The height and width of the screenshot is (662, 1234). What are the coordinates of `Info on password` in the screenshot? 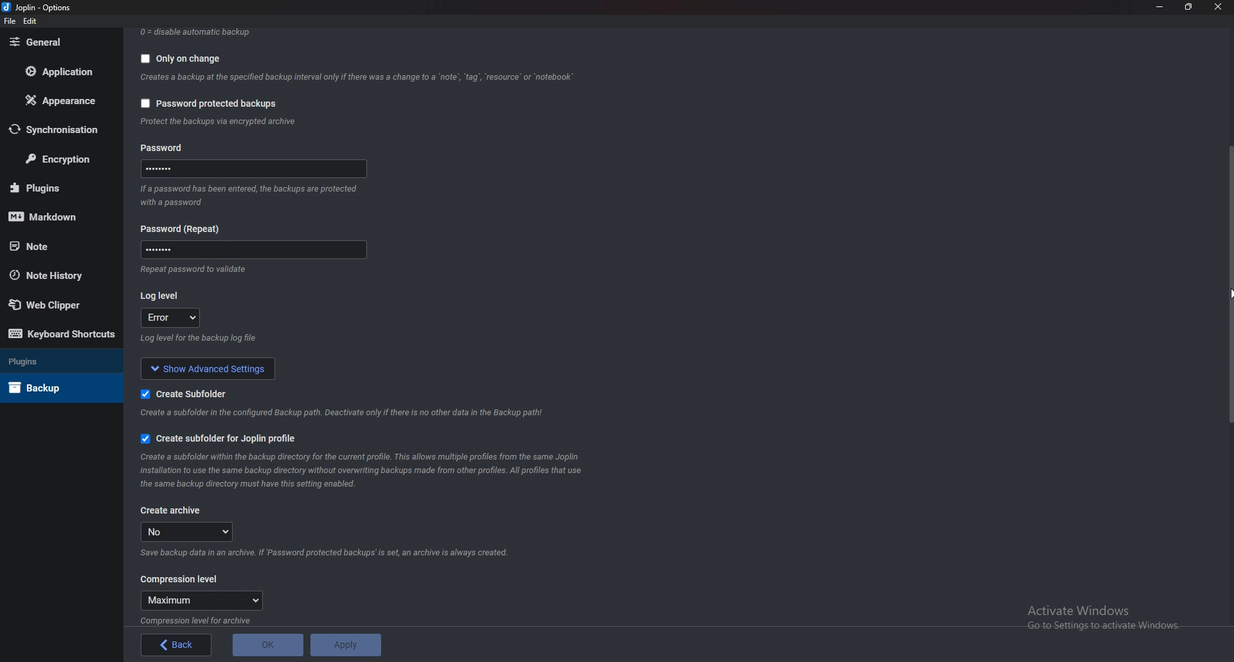 It's located at (251, 199).